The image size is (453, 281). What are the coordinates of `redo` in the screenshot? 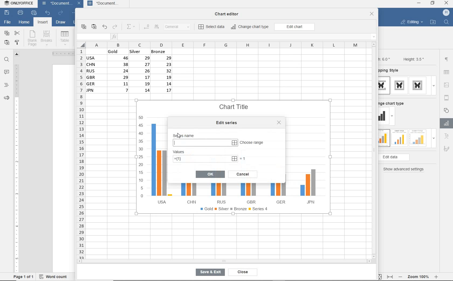 It's located at (60, 13).